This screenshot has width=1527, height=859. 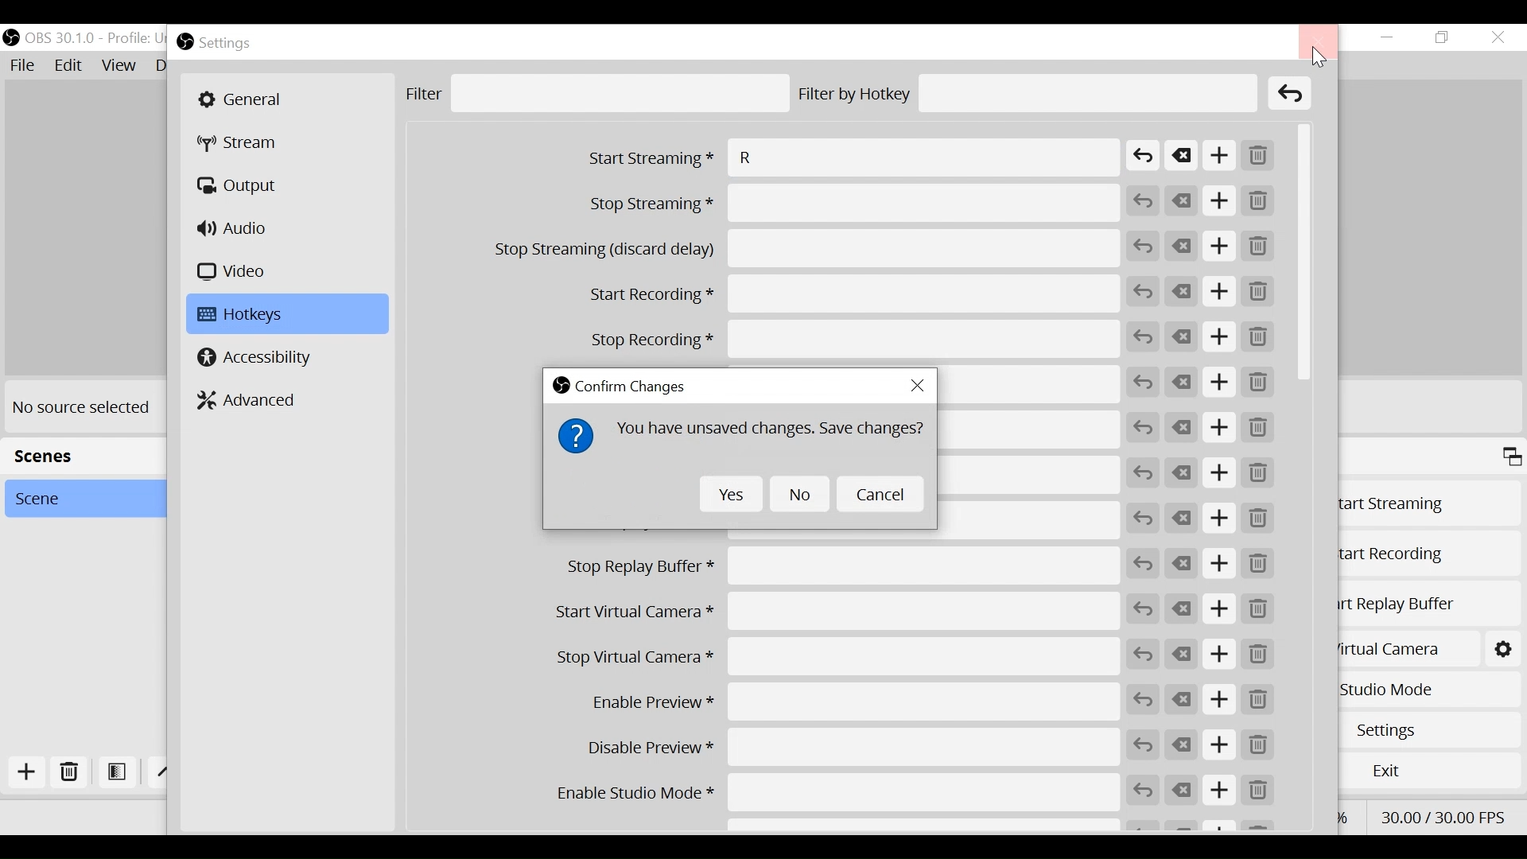 What do you see at coordinates (1261, 655) in the screenshot?
I see `Remove` at bounding box center [1261, 655].